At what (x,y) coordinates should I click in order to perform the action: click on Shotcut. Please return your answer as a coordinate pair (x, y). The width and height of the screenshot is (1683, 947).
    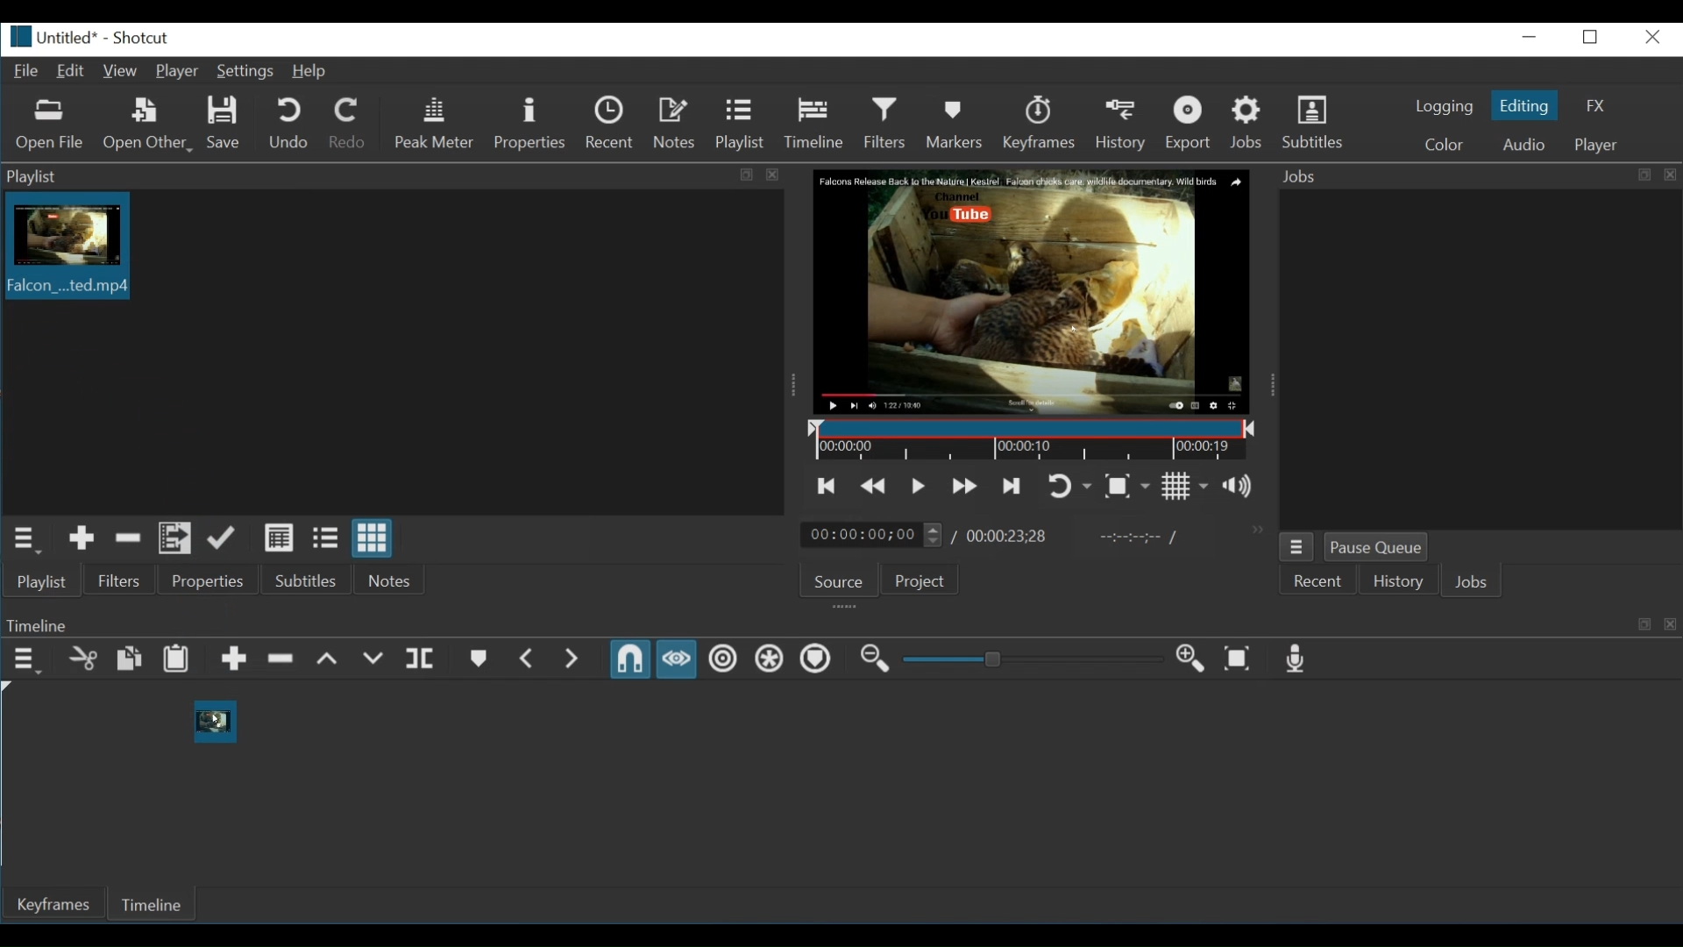
    Looking at the image, I should click on (140, 39).